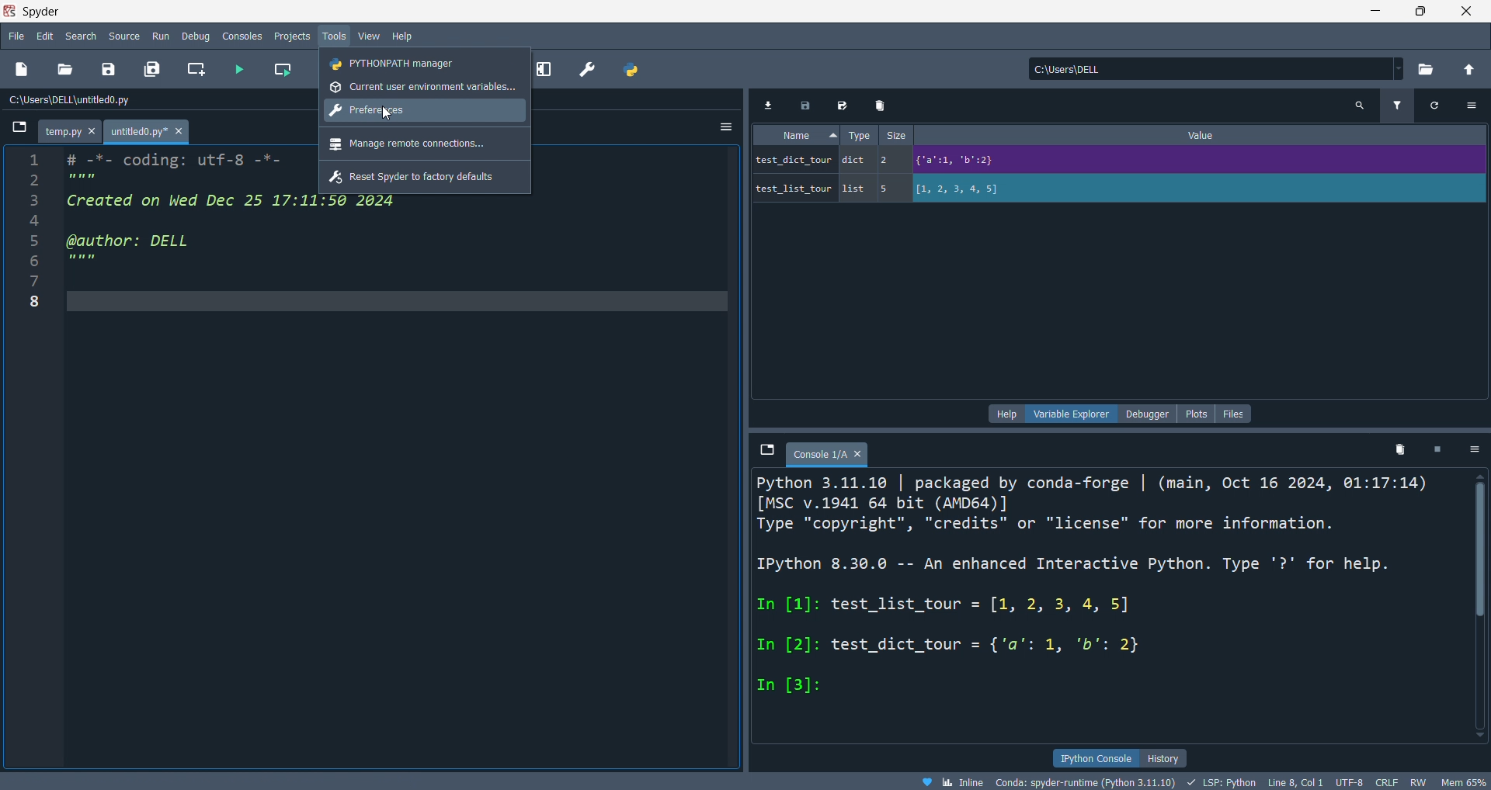 The width and height of the screenshot is (1491, 790). What do you see at coordinates (916, 188) in the screenshot?
I see `test list tour list 5 [1, 2, 3, 4, 5]` at bounding box center [916, 188].